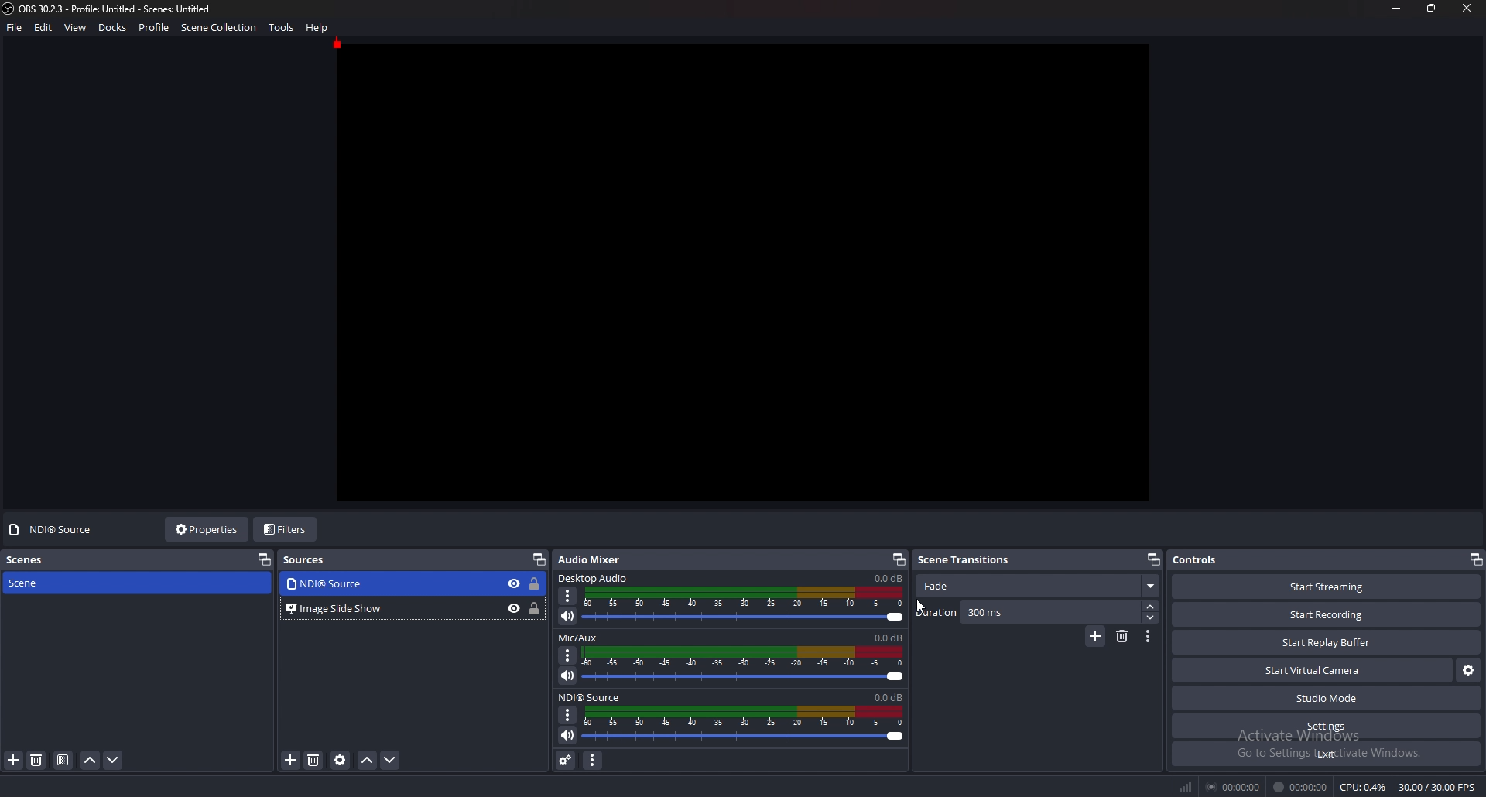  What do you see at coordinates (1121, 638) in the screenshot?
I see `remove transition` at bounding box center [1121, 638].